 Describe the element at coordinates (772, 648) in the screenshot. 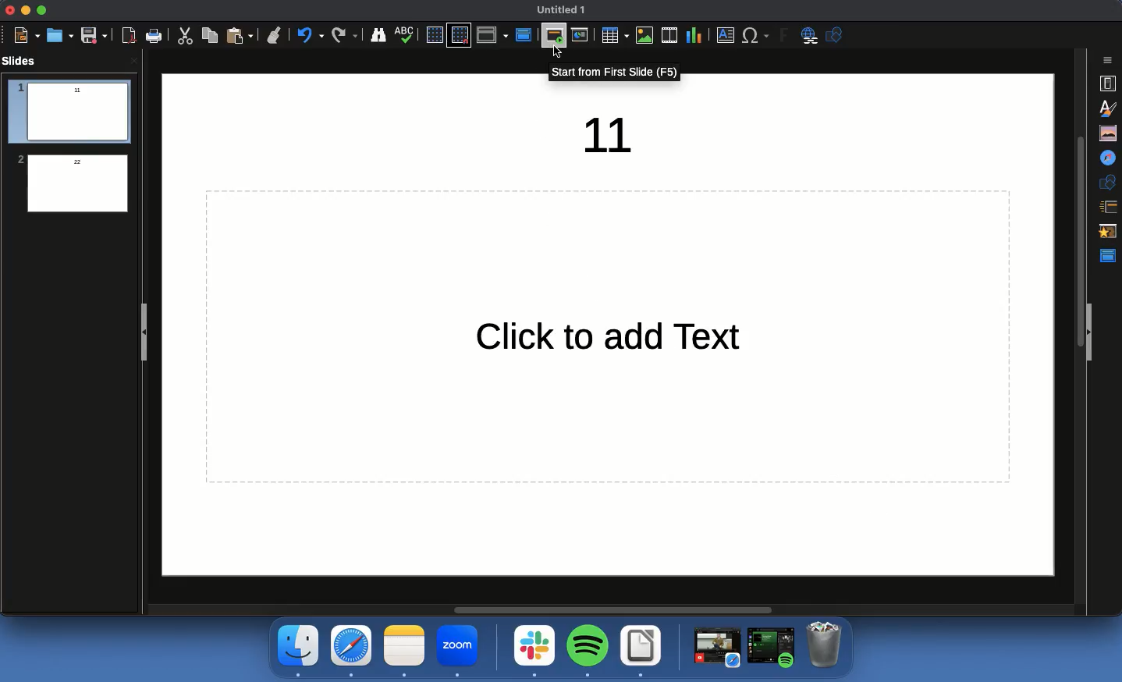

I see `Spotify window` at that location.